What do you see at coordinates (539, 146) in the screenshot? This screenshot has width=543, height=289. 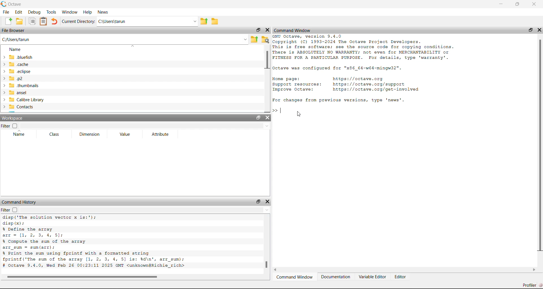 I see `Scrollbar` at bounding box center [539, 146].